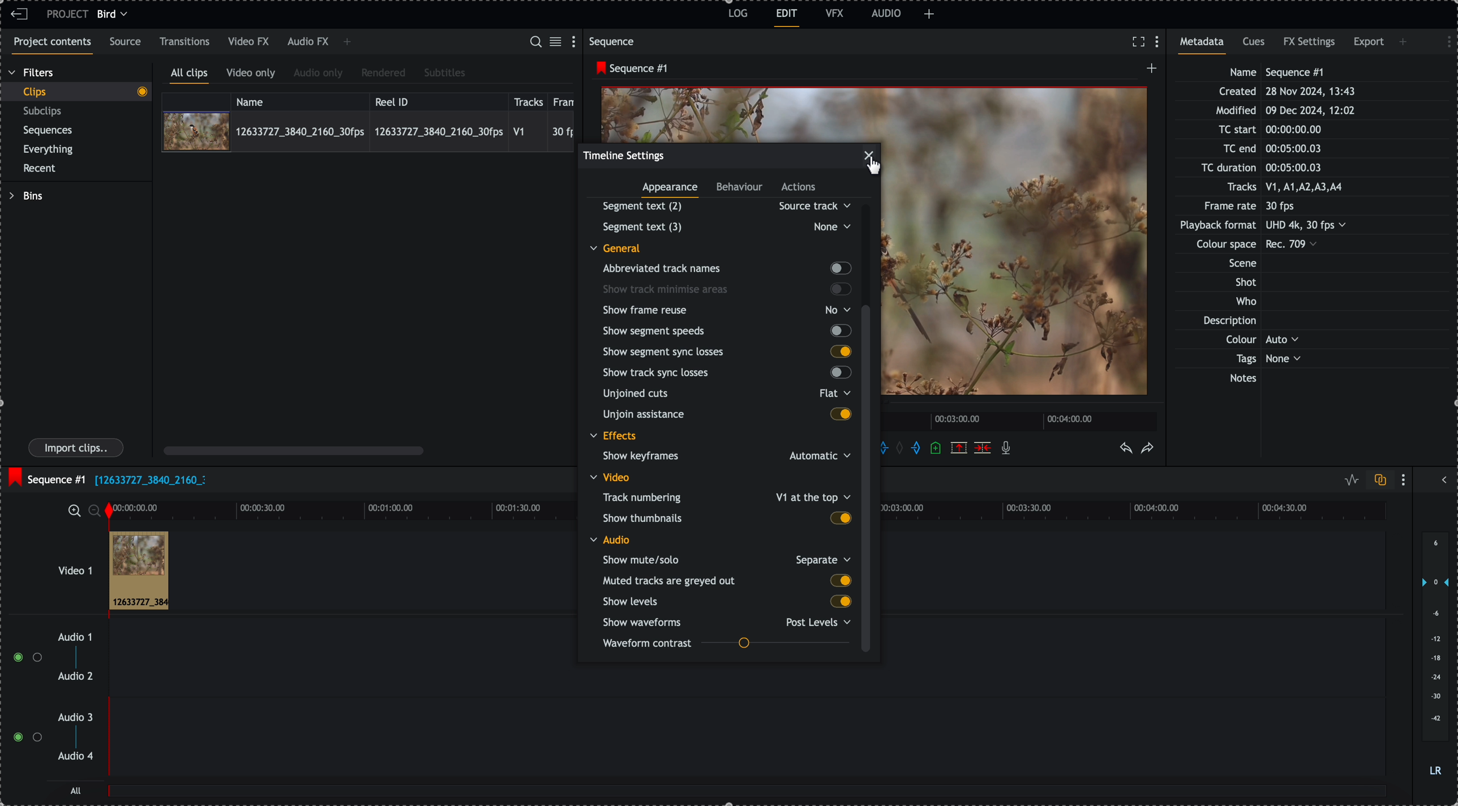  I want to click on source, so click(127, 42).